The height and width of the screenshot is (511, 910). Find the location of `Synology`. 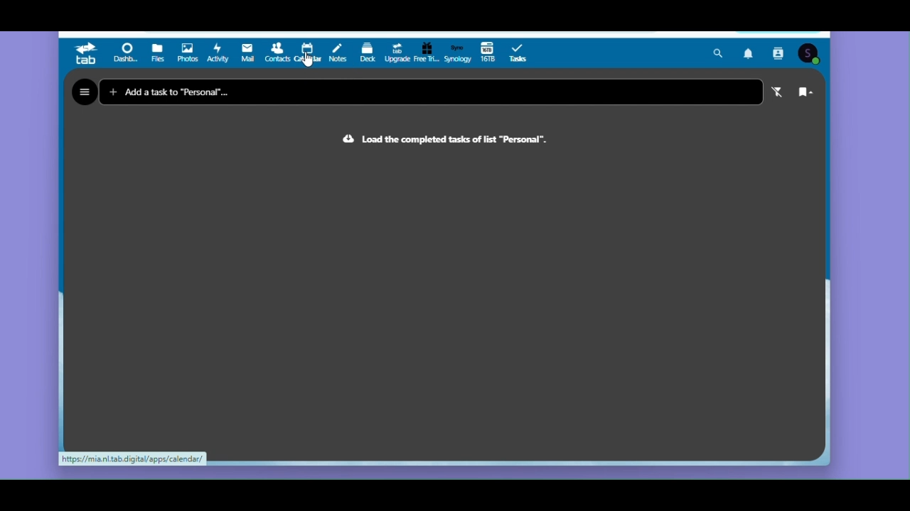

Synology is located at coordinates (457, 53).